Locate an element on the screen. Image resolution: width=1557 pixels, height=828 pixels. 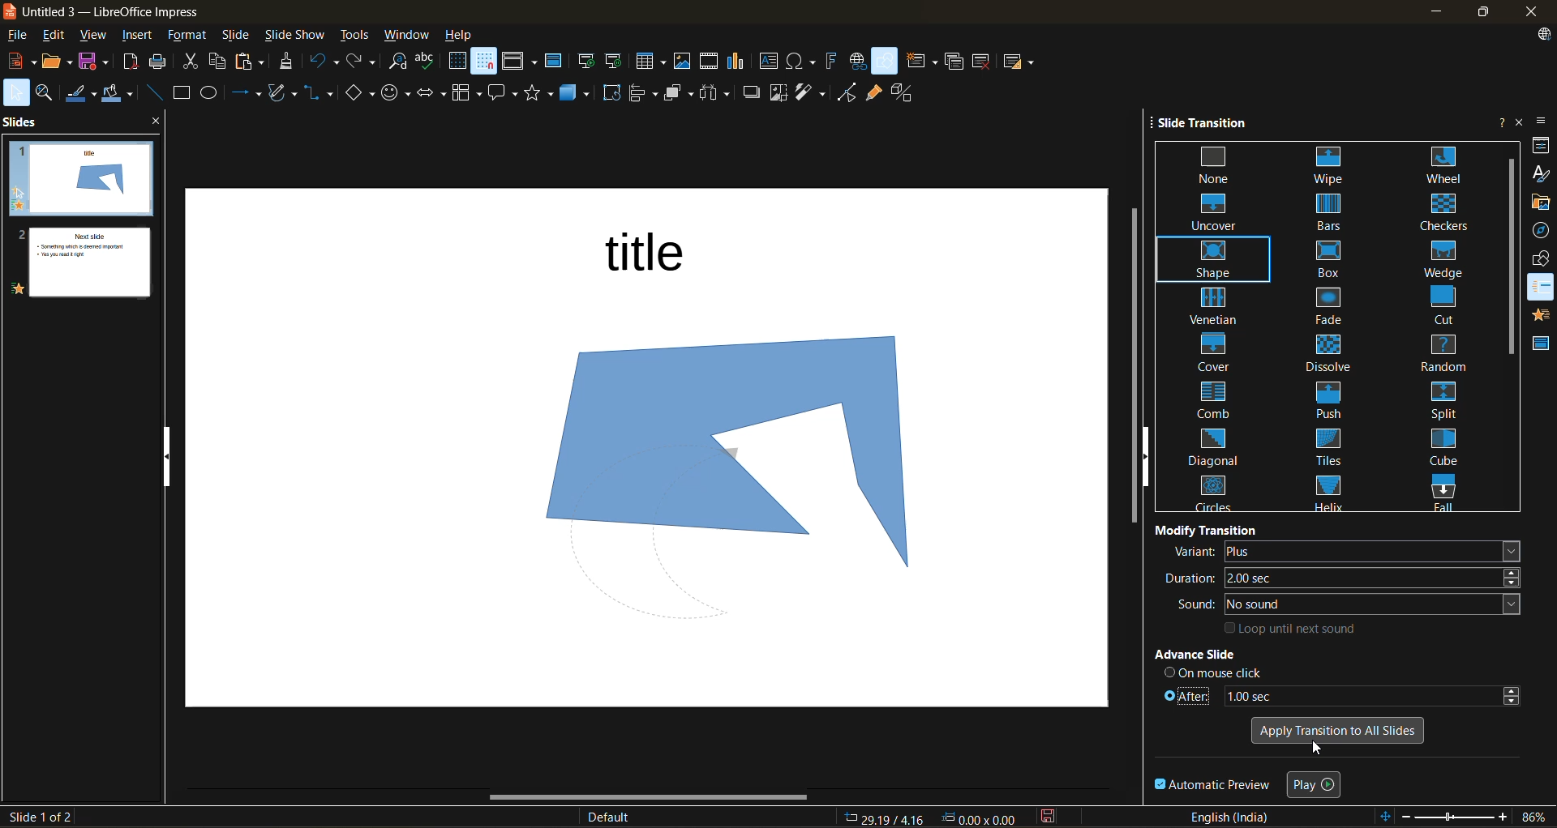
close is located at coordinates (1533, 11).